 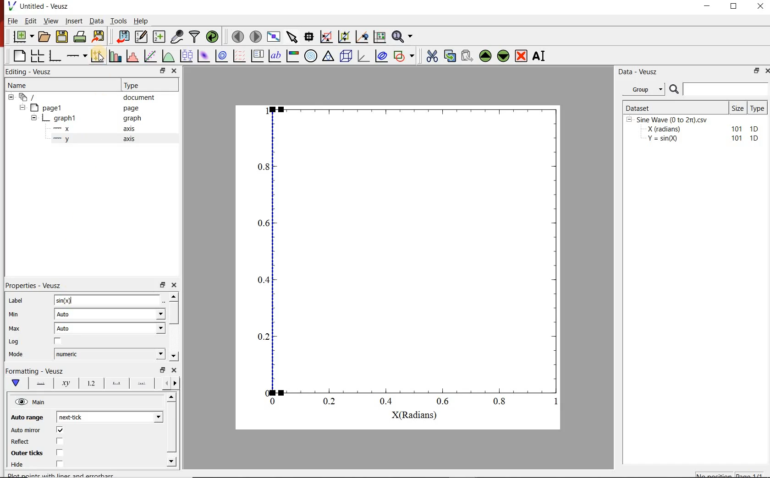 I want to click on Insert, so click(x=74, y=21).